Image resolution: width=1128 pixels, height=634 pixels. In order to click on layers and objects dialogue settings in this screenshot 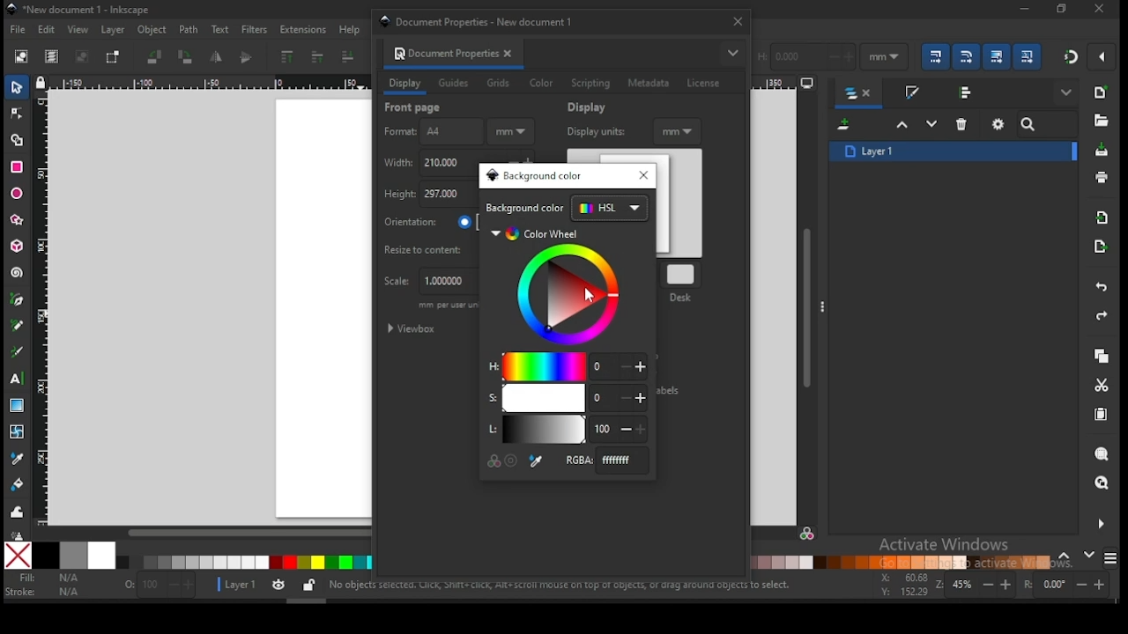, I will do `click(998, 124)`.